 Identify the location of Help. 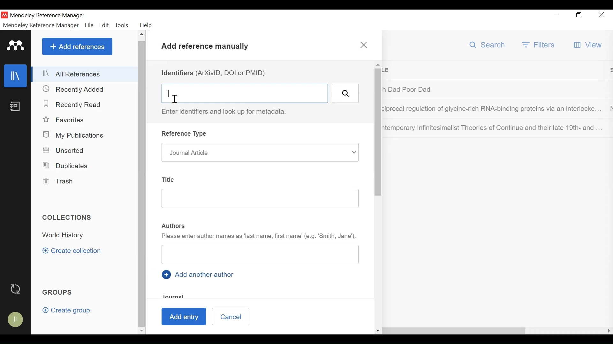
(146, 25).